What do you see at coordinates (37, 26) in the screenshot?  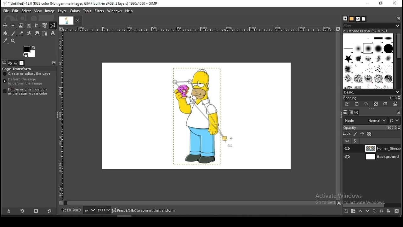 I see `crop tool` at bounding box center [37, 26].